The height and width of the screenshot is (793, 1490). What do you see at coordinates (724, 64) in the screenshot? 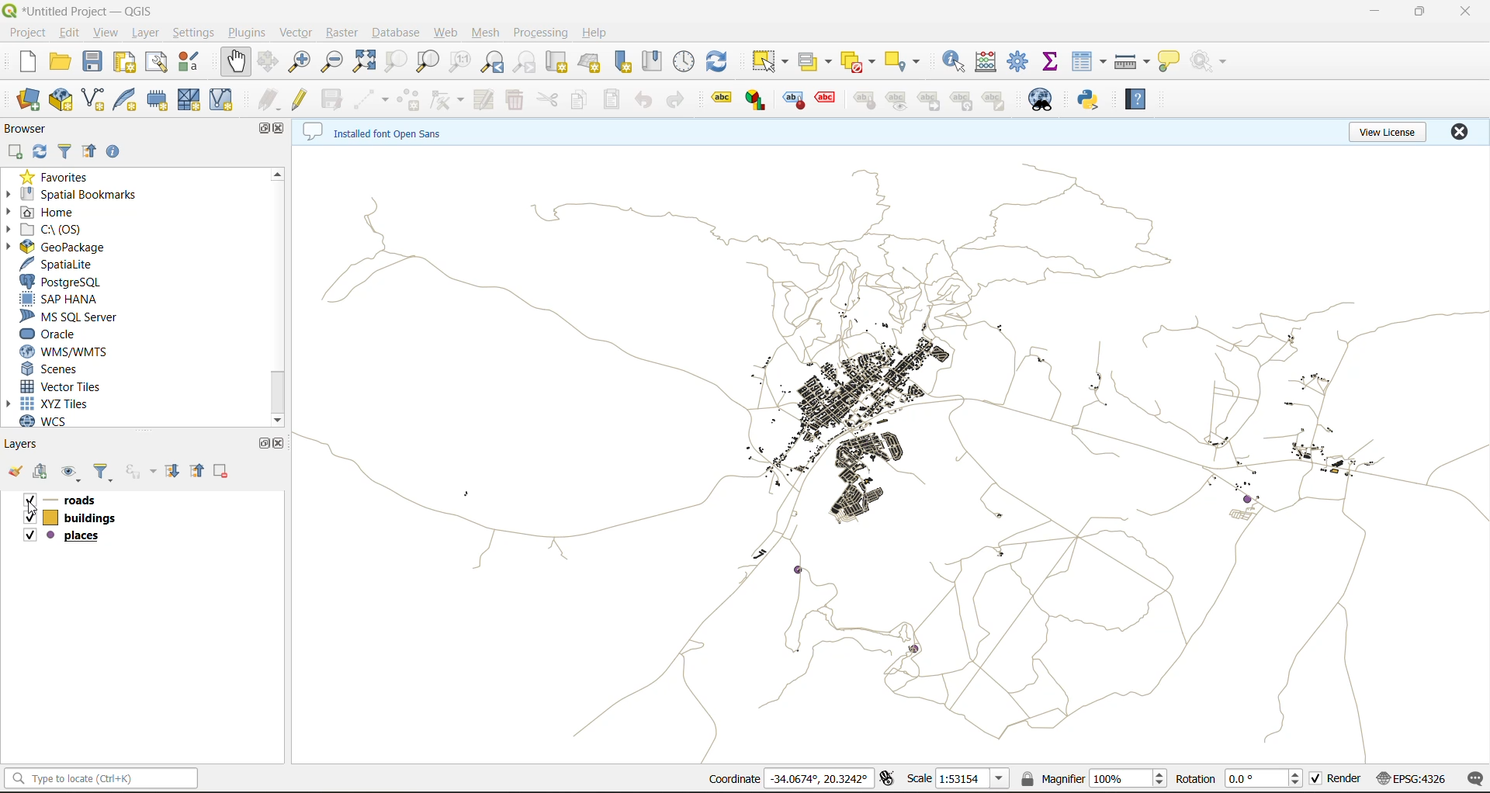
I see `refresh` at bounding box center [724, 64].